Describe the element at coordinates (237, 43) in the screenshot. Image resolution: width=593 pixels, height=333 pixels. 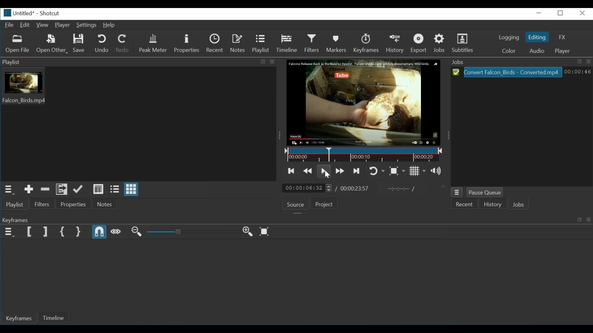
I see `Notes` at that location.